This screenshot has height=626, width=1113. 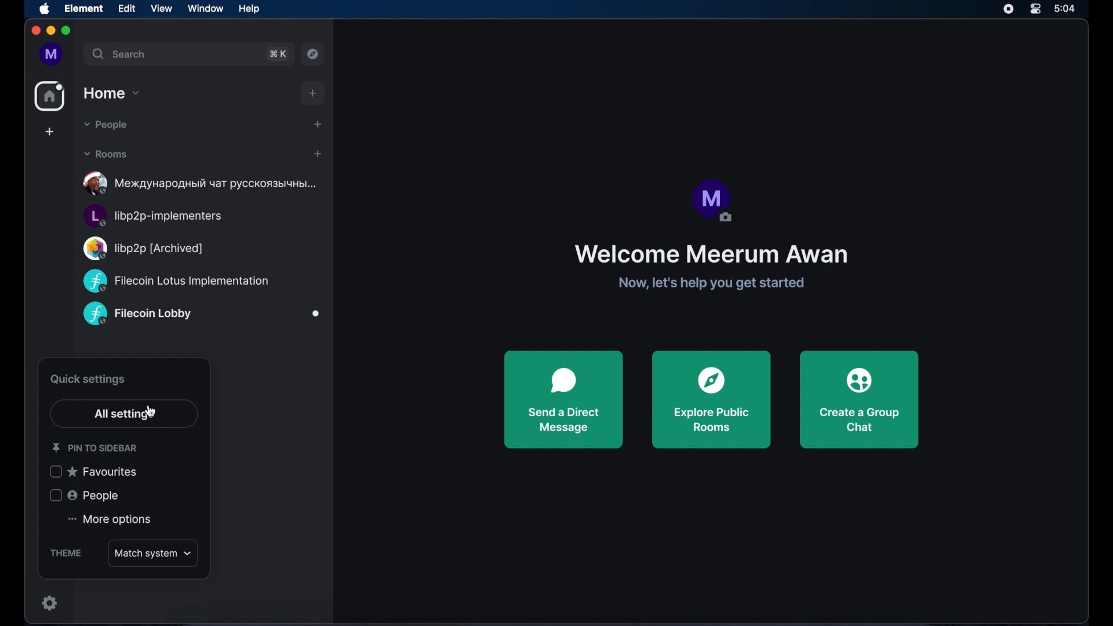 I want to click on settings, so click(x=52, y=602).